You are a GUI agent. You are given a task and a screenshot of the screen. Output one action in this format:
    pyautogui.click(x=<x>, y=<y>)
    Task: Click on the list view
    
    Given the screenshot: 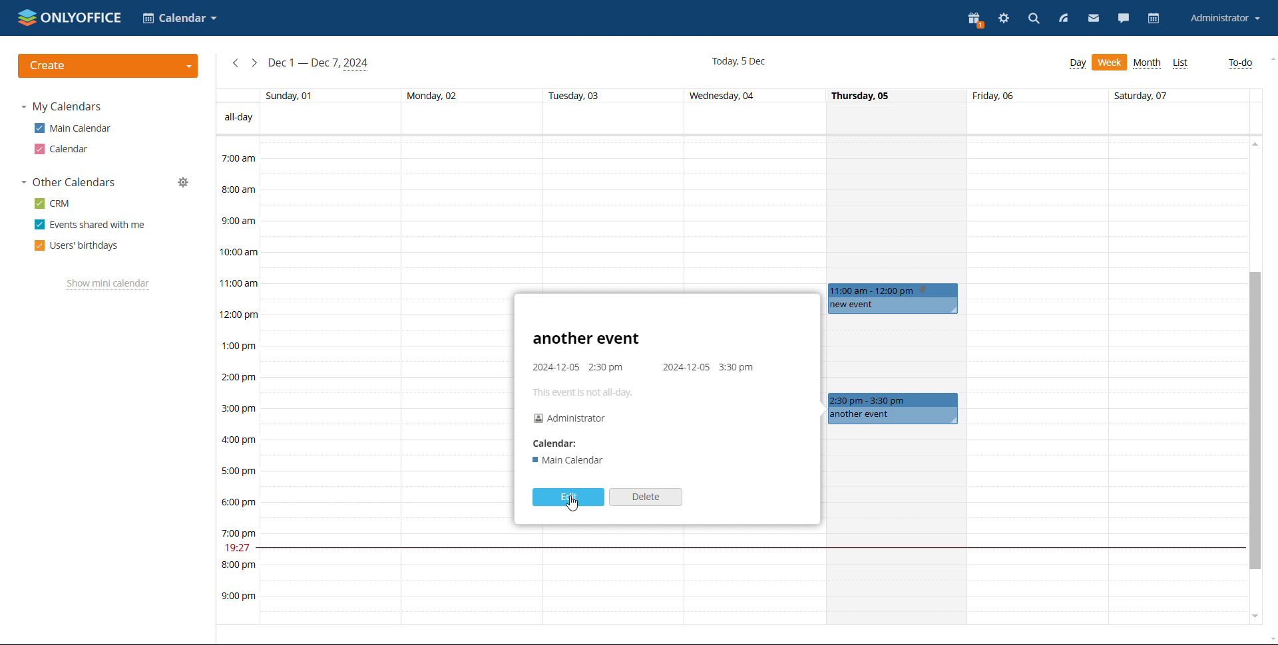 What is the action you would take?
    pyautogui.click(x=1181, y=64)
    